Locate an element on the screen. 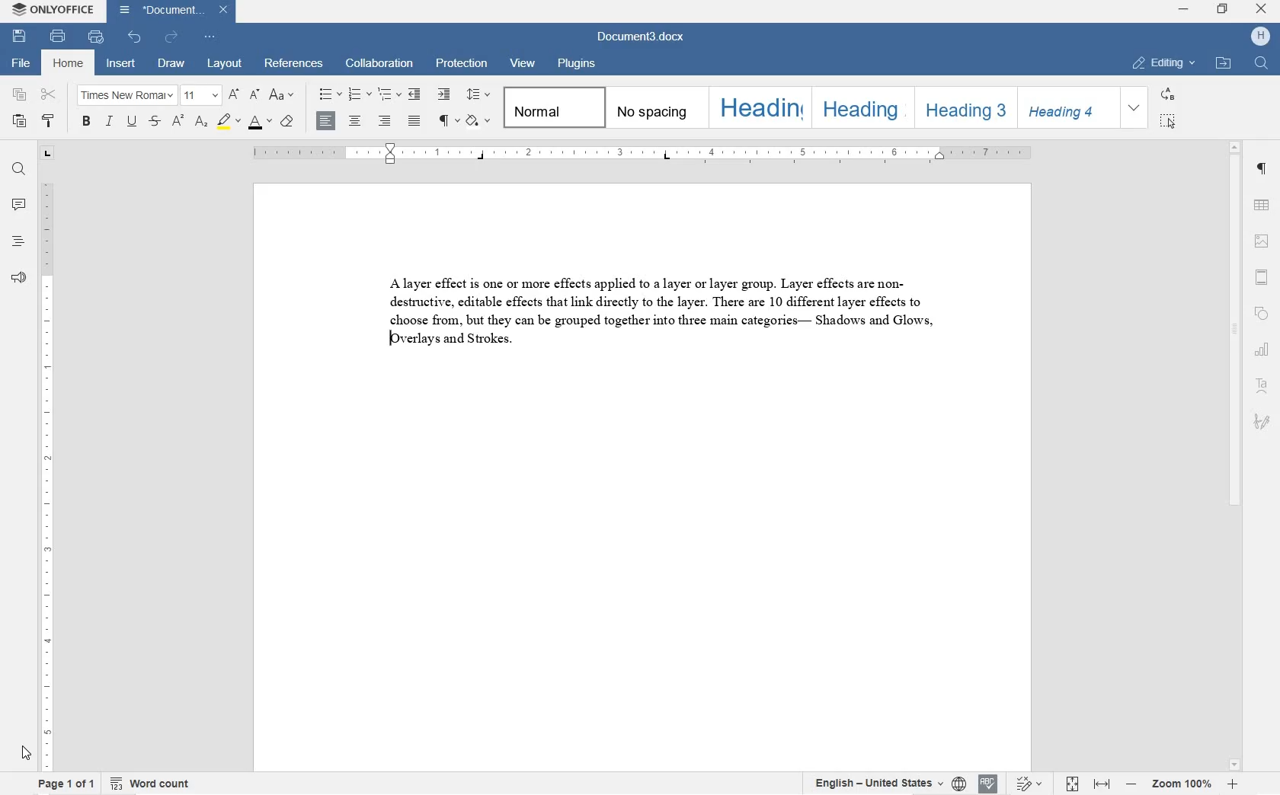  HEADING 2 is located at coordinates (861, 107).